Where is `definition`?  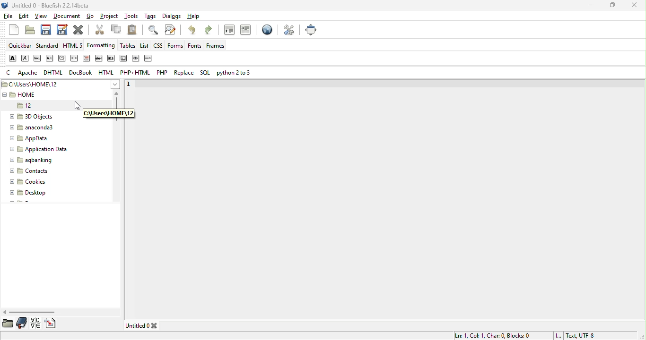
definition is located at coordinates (86, 59).